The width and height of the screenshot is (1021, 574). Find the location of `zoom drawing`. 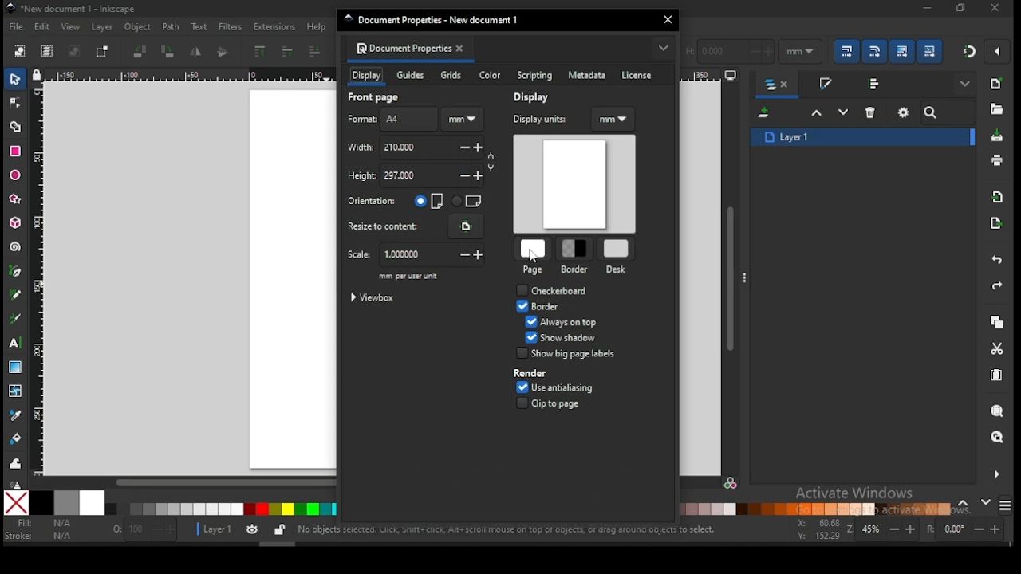

zoom drawing is located at coordinates (998, 438).